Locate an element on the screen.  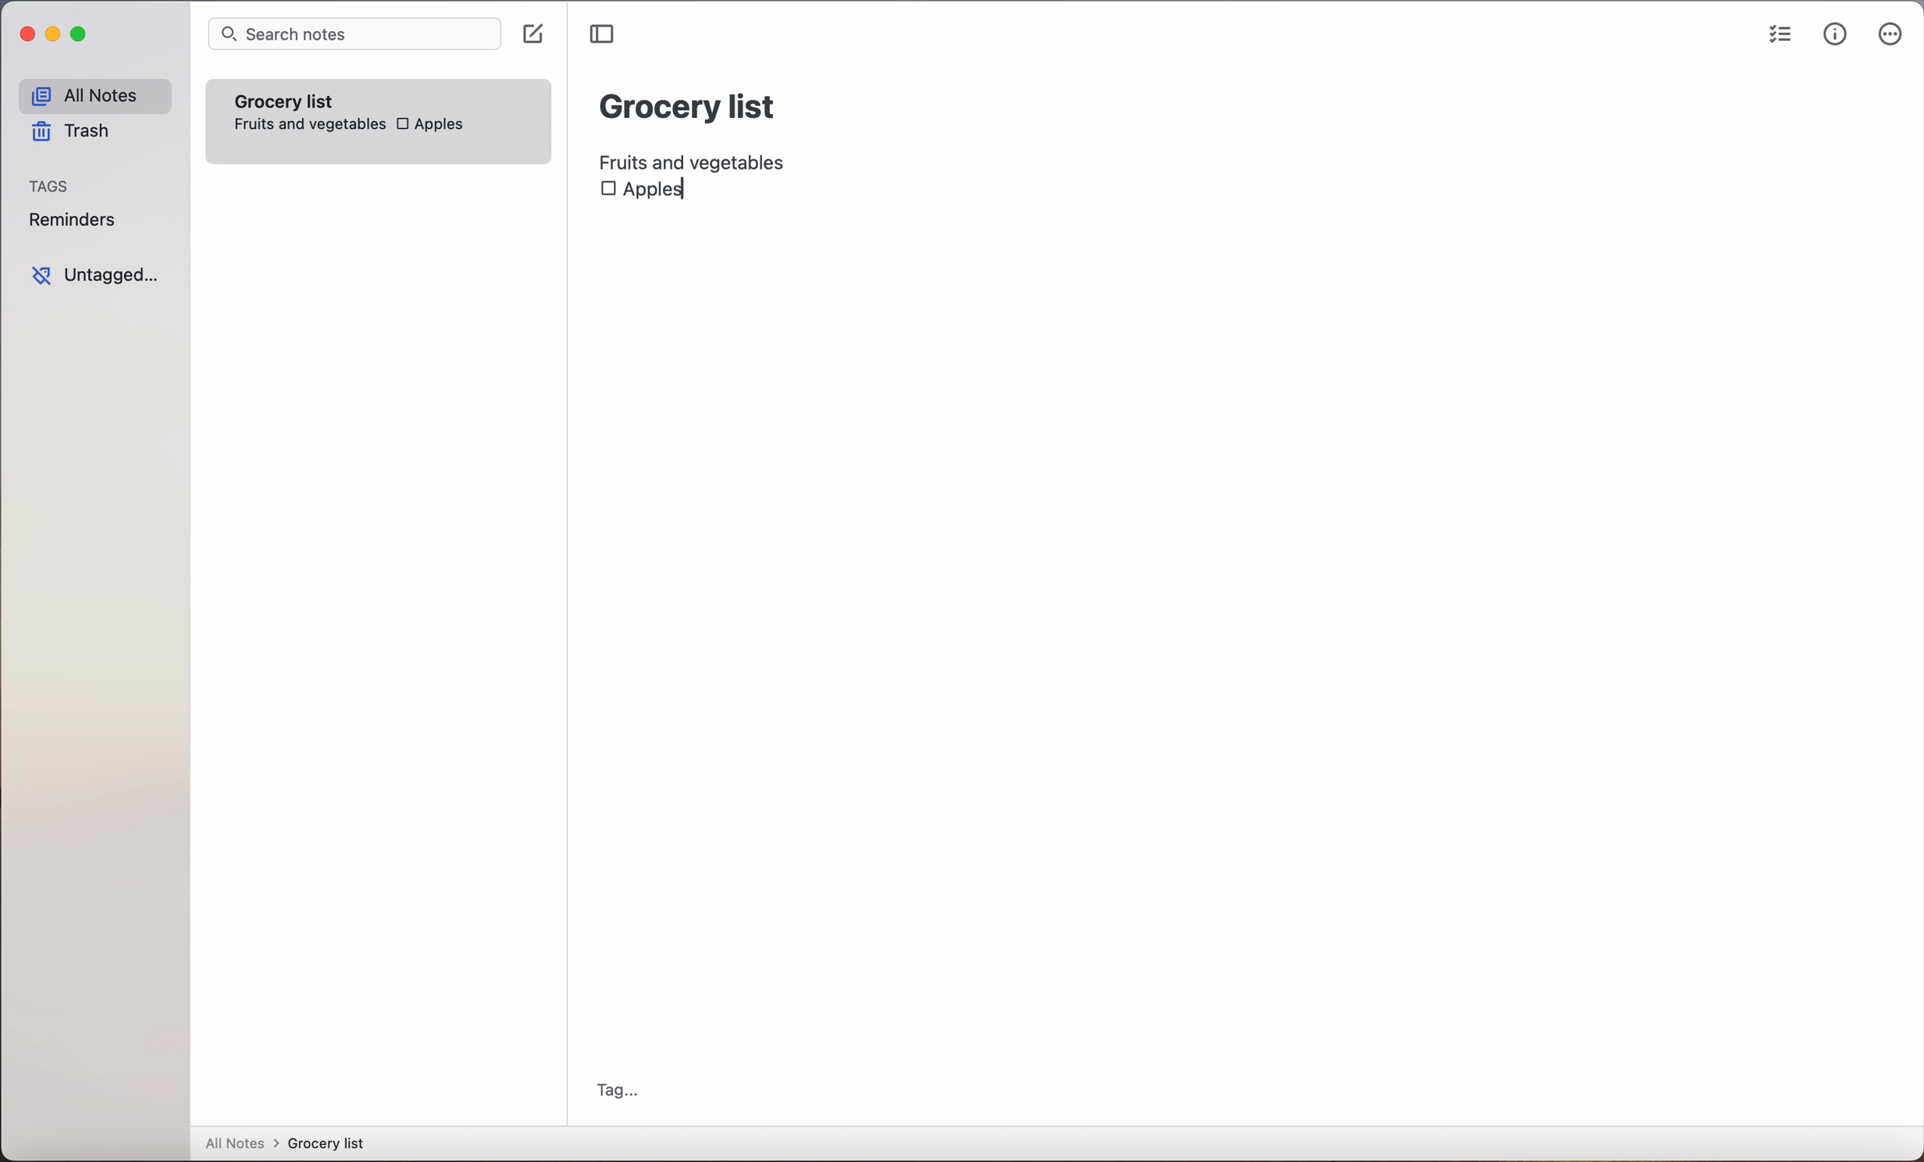
trash is located at coordinates (69, 134).